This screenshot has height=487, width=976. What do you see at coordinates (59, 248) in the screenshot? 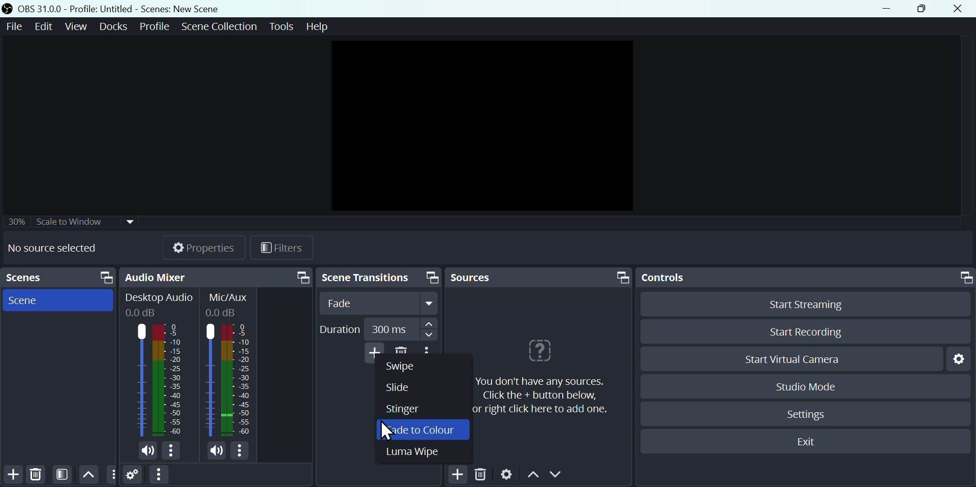
I see `No source selected` at bounding box center [59, 248].